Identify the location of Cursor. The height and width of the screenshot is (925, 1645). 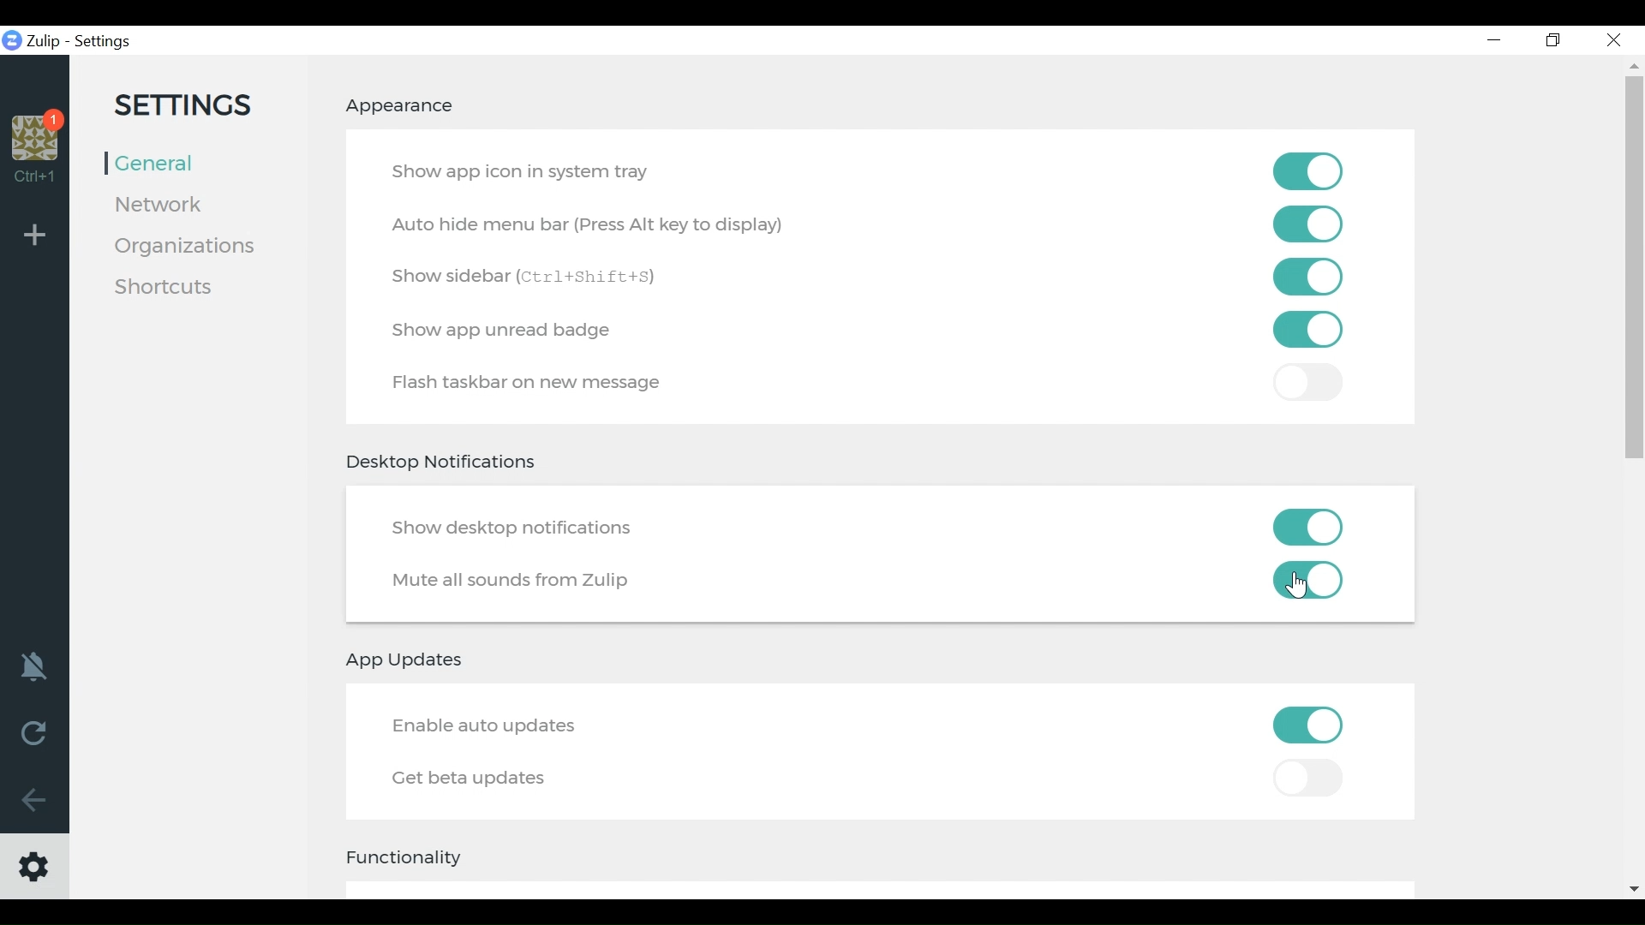
(1298, 588).